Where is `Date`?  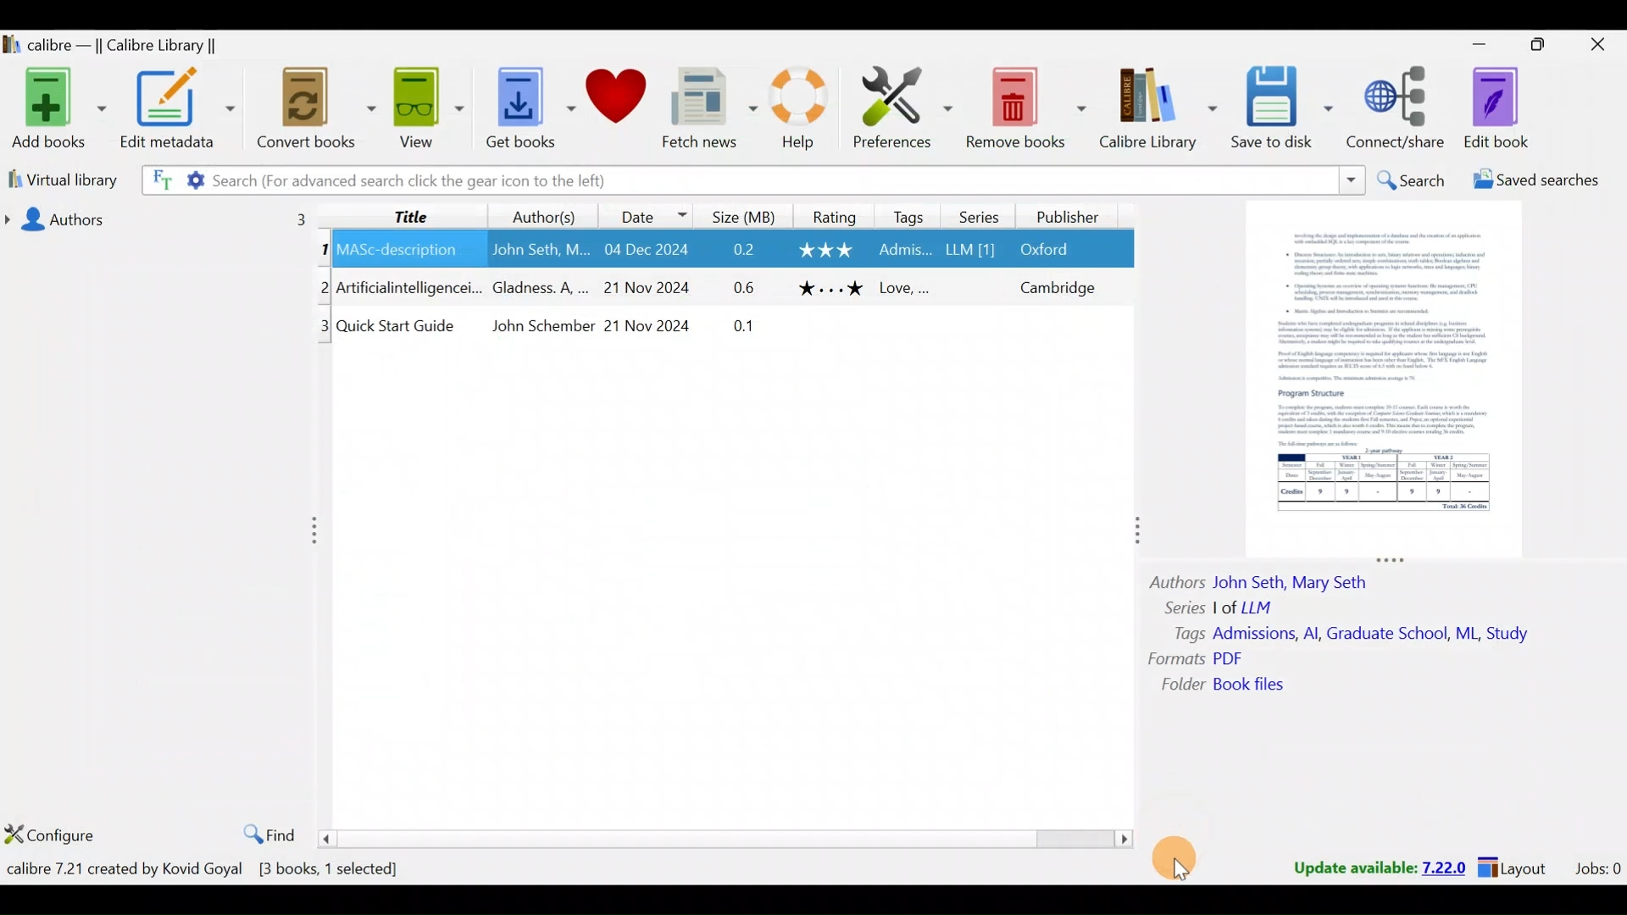 Date is located at coordinates (648, 214).